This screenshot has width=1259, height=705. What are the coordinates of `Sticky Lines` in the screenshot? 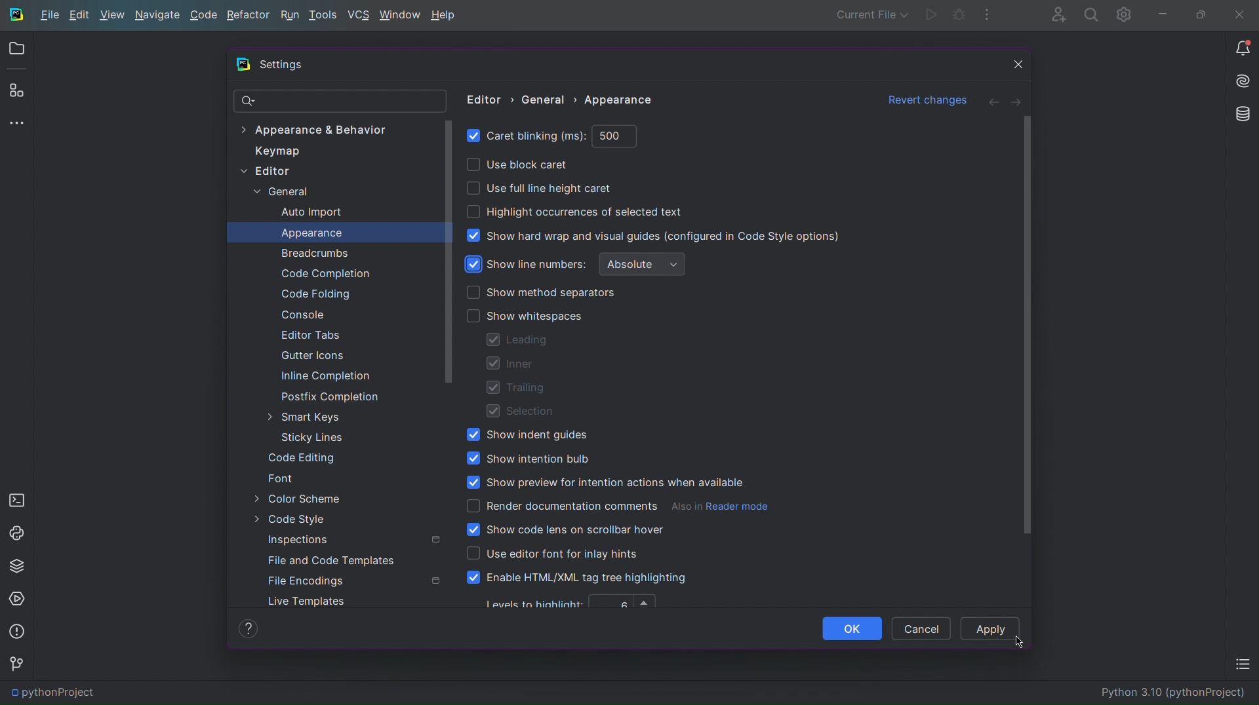 It's located at (308, 438).